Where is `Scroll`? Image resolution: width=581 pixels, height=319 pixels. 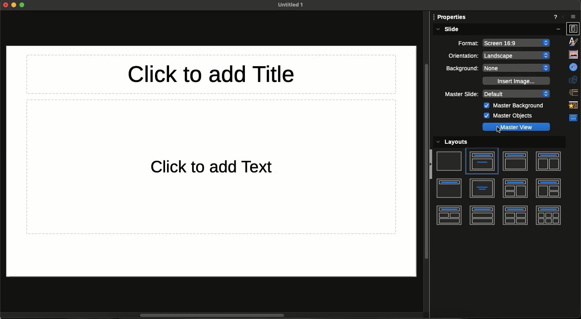
Scroll is located at coordinates (218, 315).